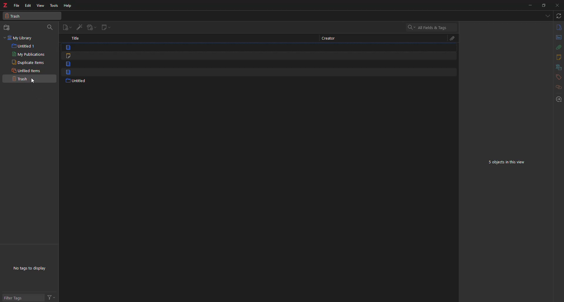  I want to click on file, so click(16, 5).